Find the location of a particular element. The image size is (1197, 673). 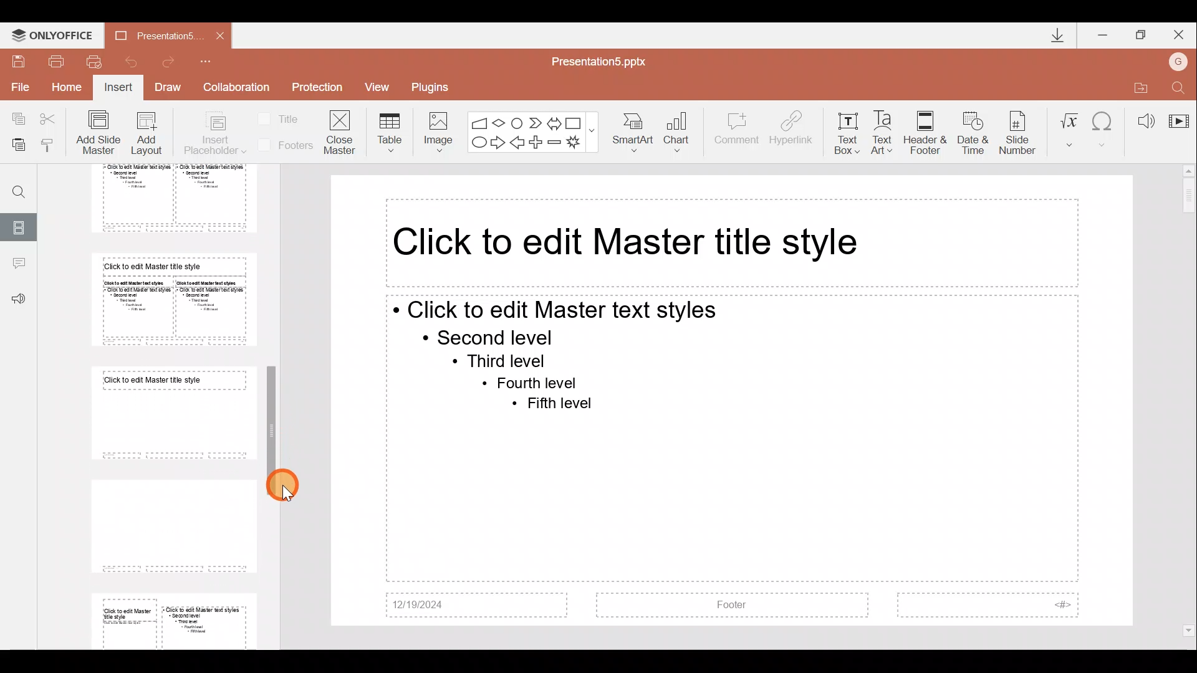

Presentation slide is located at coordinates (733, 401).